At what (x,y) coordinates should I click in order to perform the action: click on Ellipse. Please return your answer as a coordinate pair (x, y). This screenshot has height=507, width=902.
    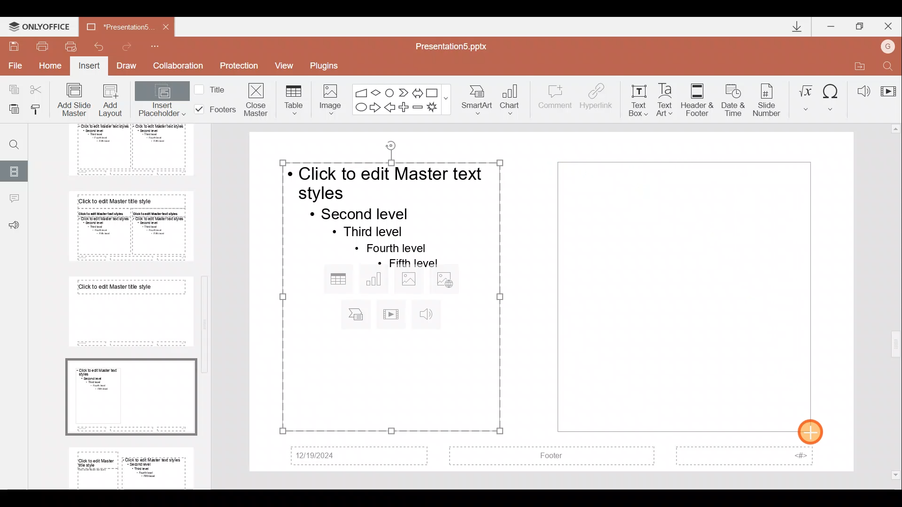
    Looking at the image, I should click on (360, 108).